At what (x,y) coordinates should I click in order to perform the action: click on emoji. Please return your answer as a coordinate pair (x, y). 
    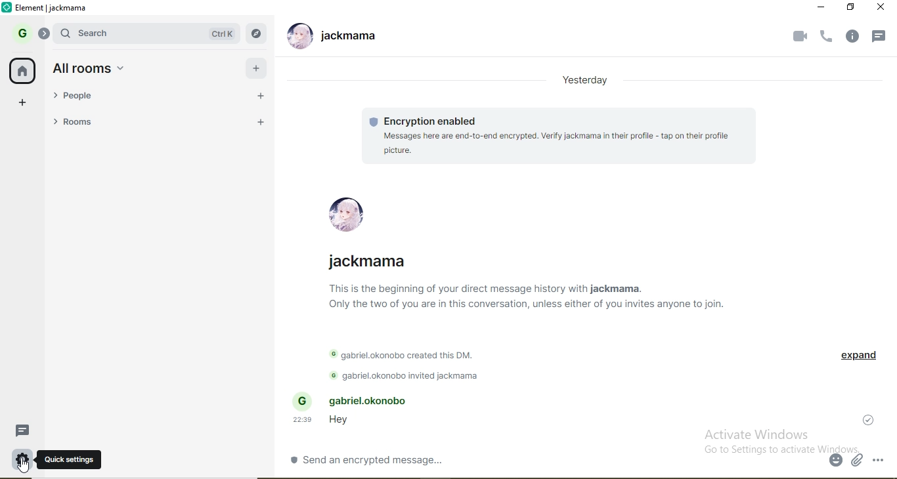
    Looking at the image, I should click on (837, 461).